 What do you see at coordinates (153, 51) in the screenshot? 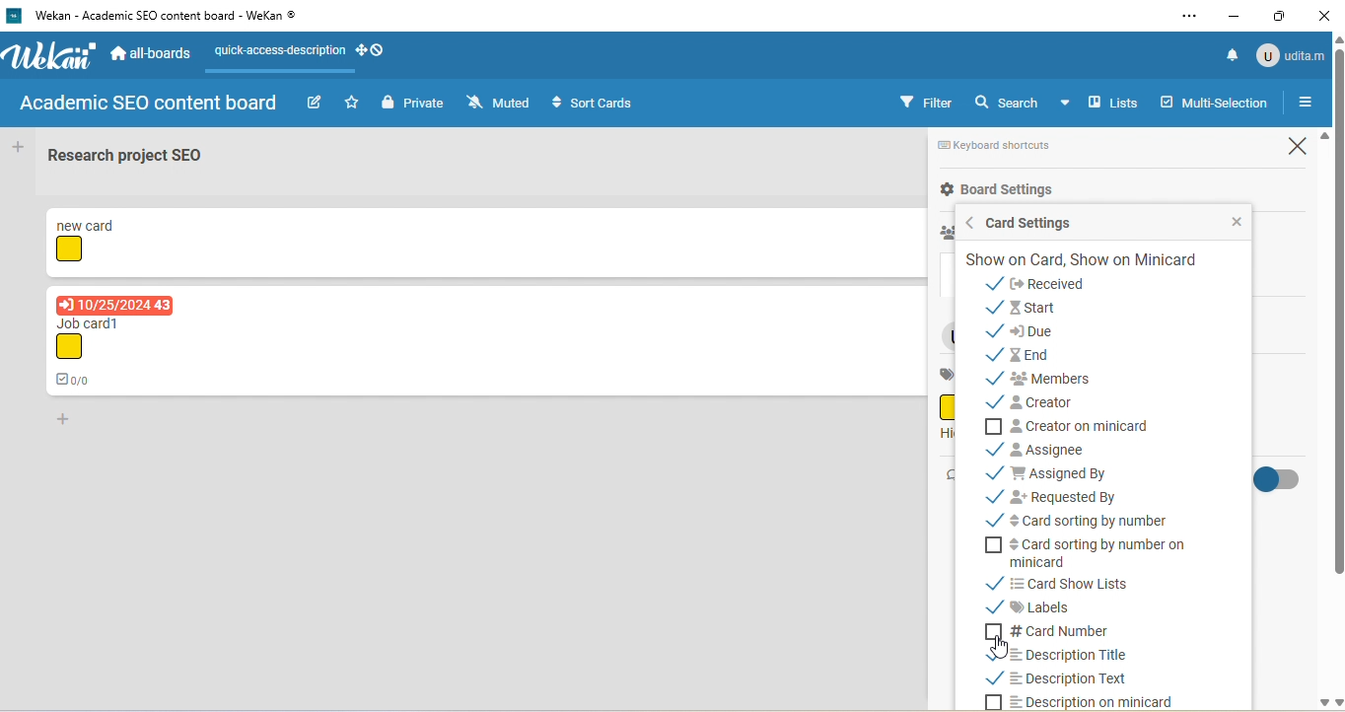
I see `all-boards` at bounding box center [153, 51].